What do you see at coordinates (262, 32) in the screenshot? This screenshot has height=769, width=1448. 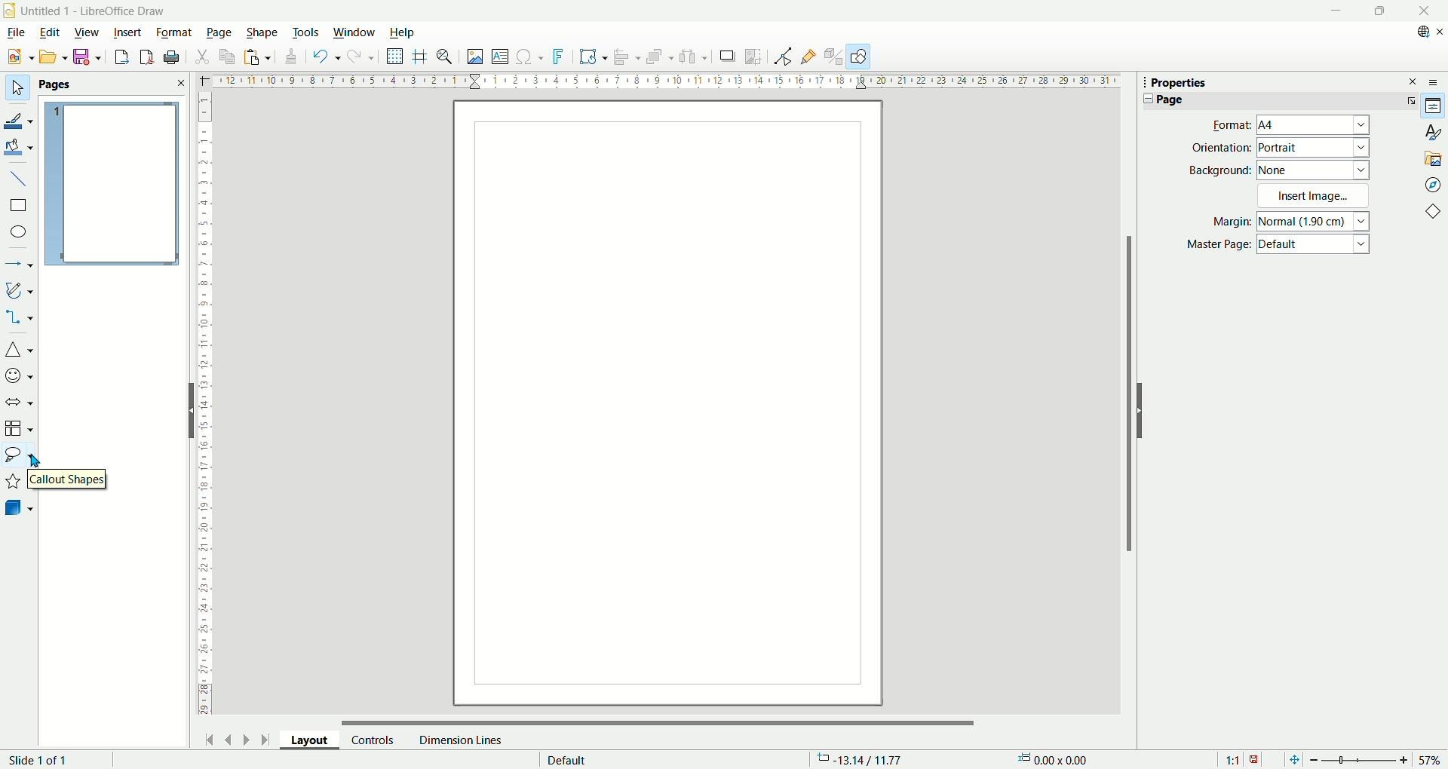 I see `shape` at bounding box center [262, 32].